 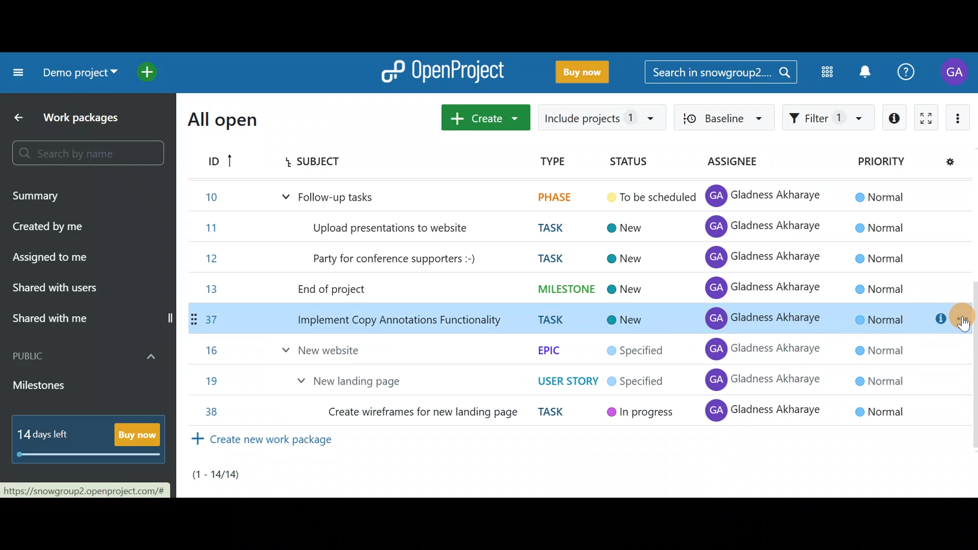 I want to click on More actions, so click(x=963, y=118).